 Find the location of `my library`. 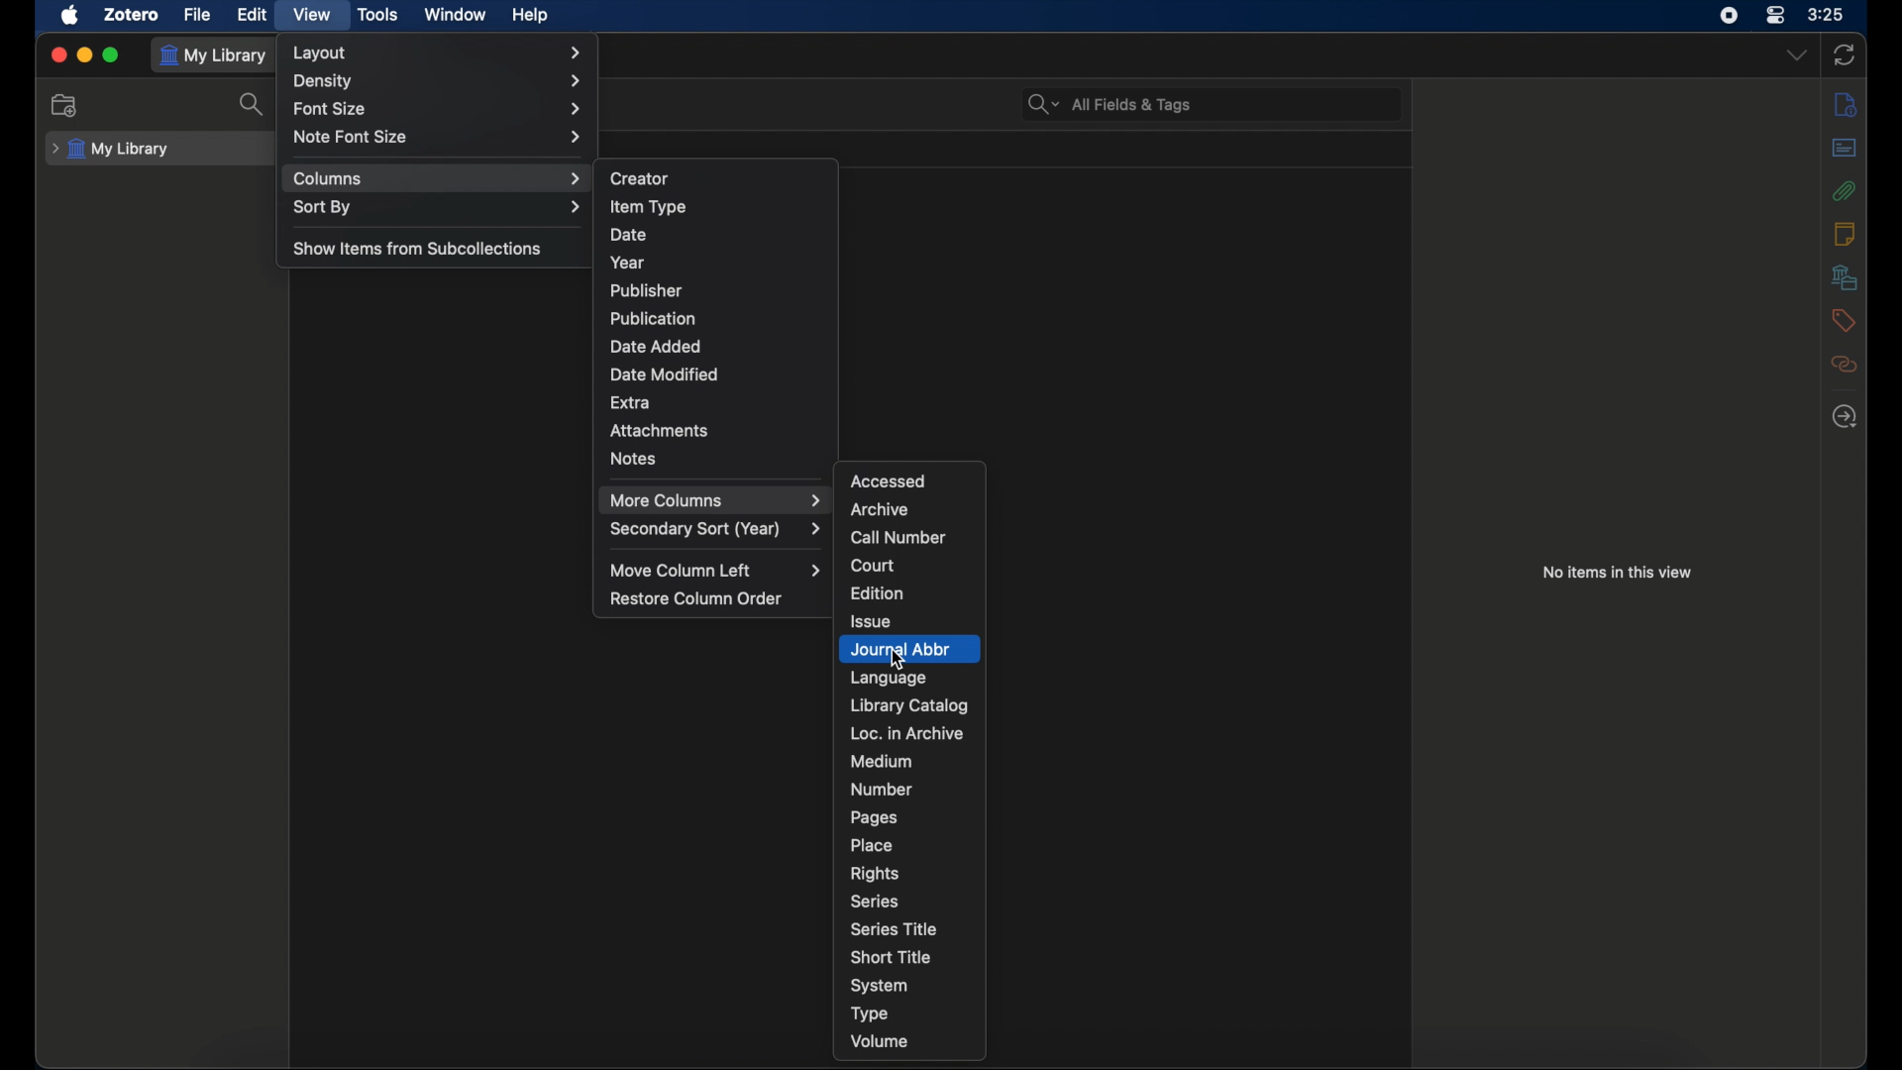

my library is located at coordinates (112, 149).